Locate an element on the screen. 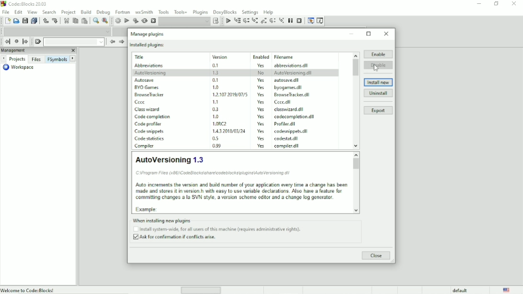  Yes is located at coordinates (262, 117).